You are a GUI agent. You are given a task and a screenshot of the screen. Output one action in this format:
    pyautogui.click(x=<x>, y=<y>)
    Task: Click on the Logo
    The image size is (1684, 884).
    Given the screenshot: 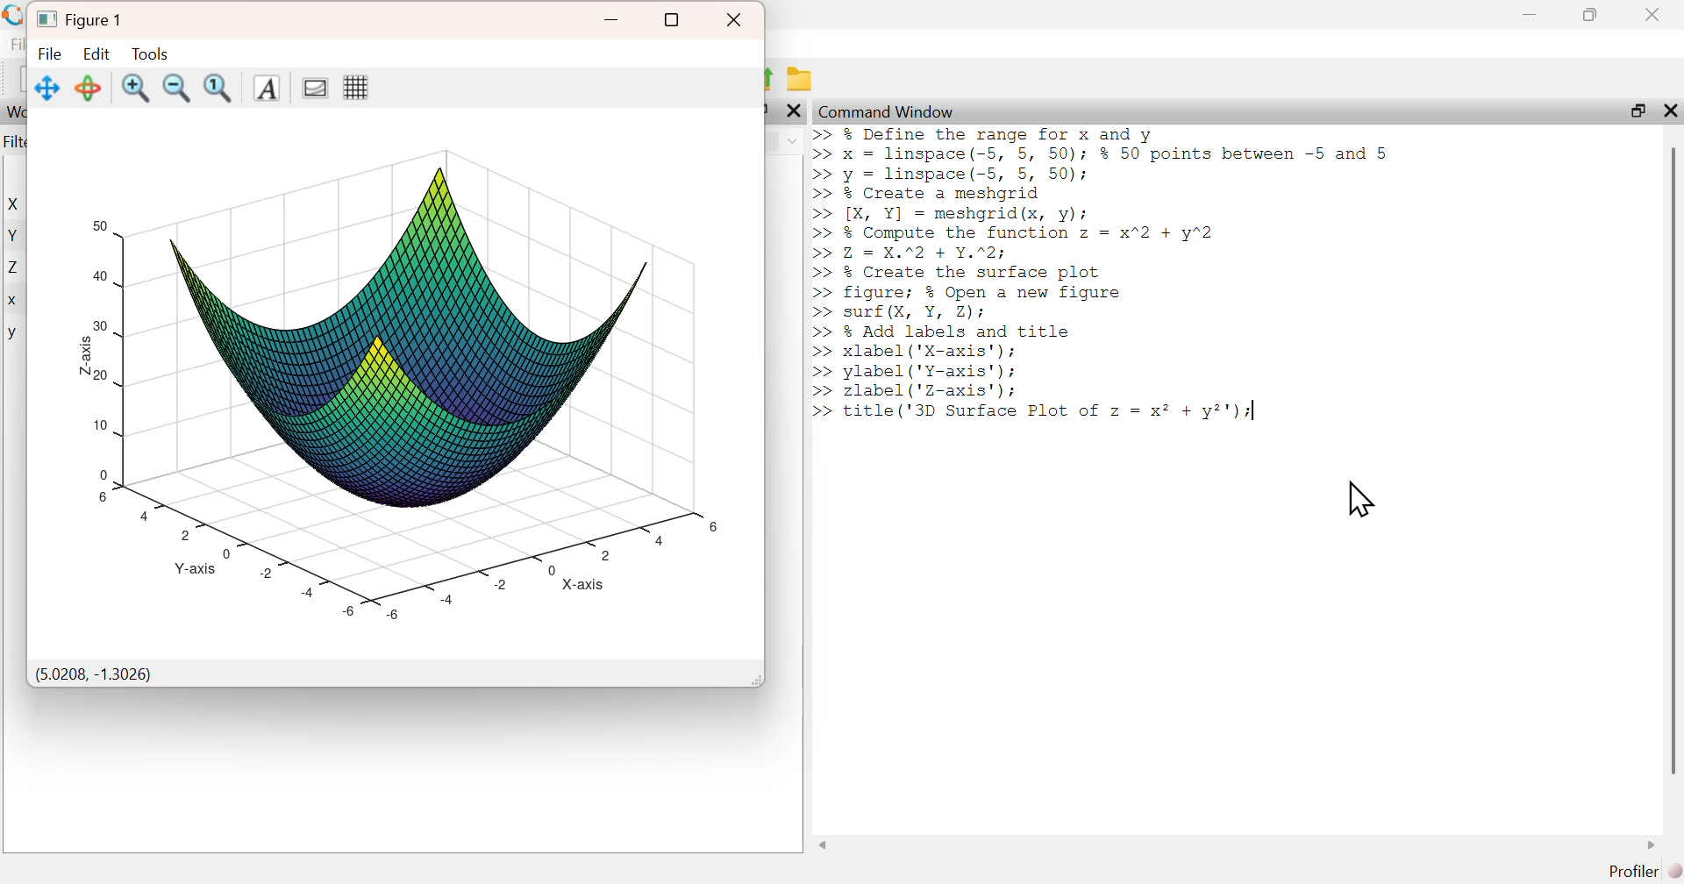 What is the action you would take?
    pyautogui.click(x=15, y=16)
    